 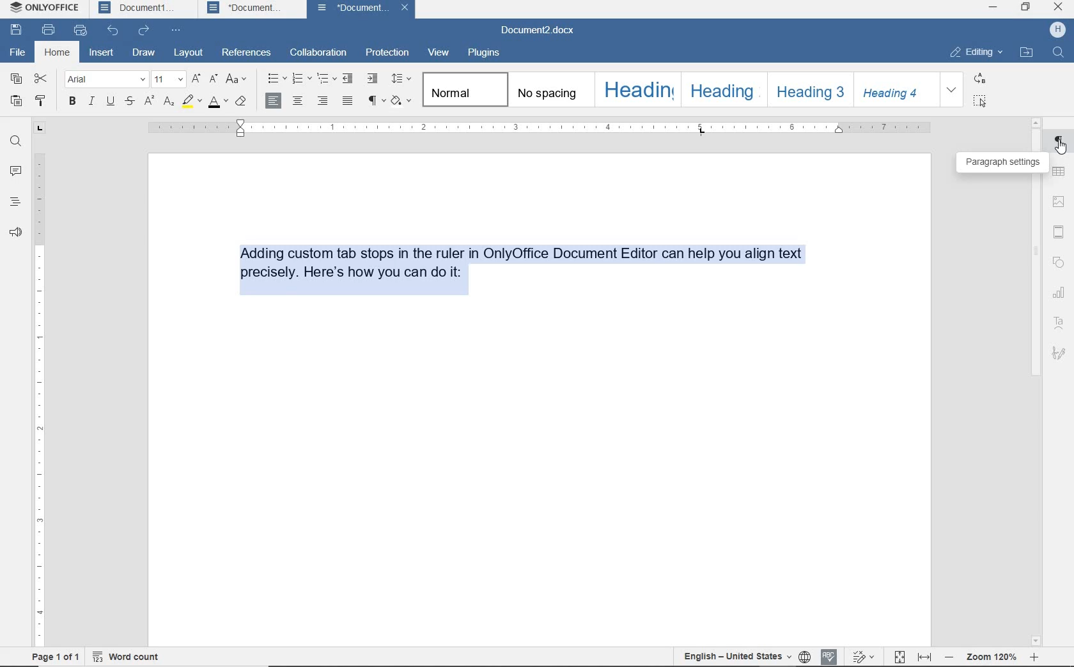 What do you see at coordinates (106, 79) in the screenshot?
I see `font` at bounding box center [106, 79].